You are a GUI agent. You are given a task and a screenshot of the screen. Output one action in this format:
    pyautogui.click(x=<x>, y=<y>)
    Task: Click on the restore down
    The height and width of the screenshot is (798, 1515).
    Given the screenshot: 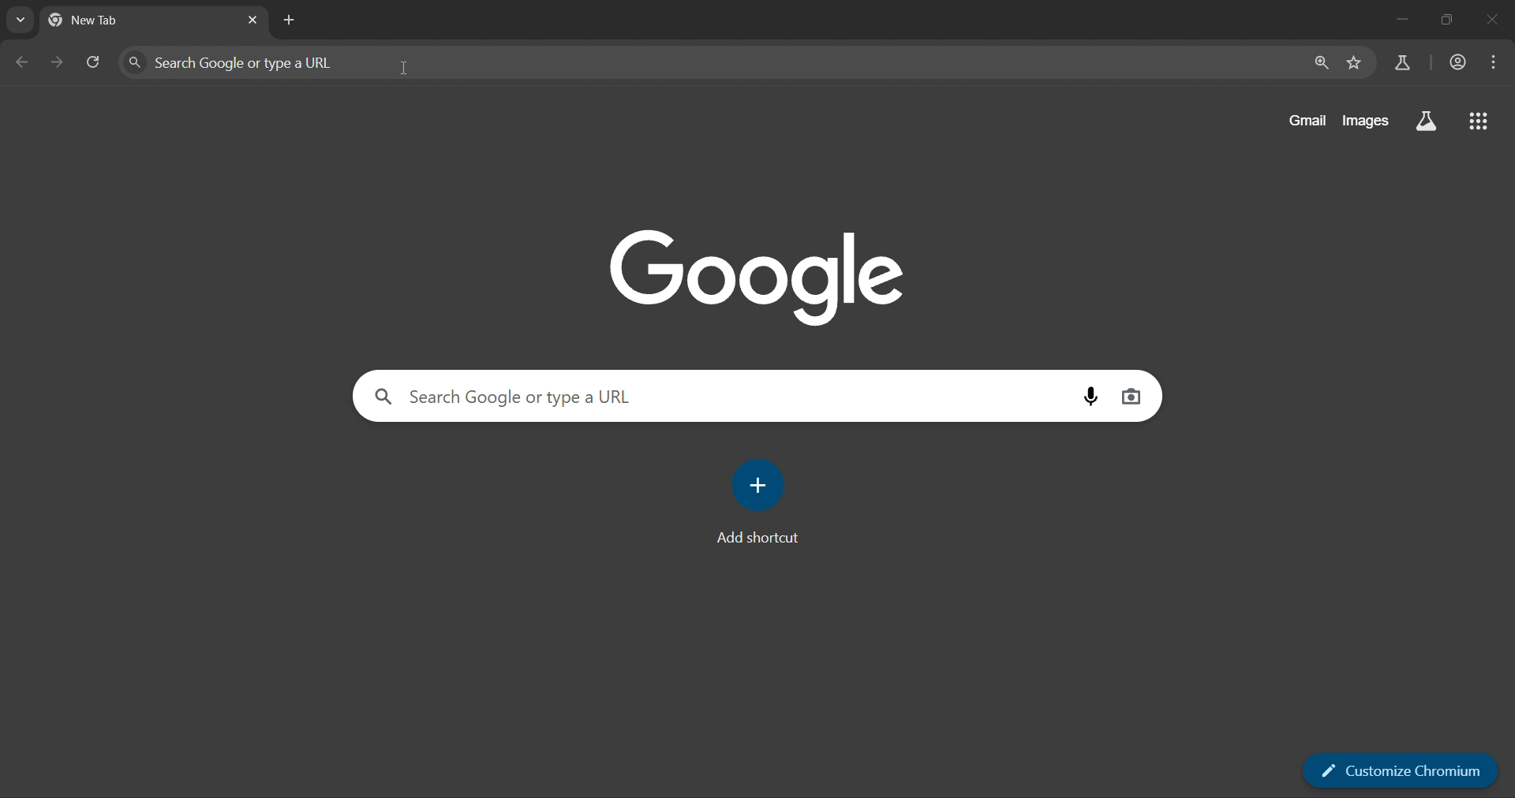 What is the action you would take?
    pyautogui.click(x=1450, y=20)
    